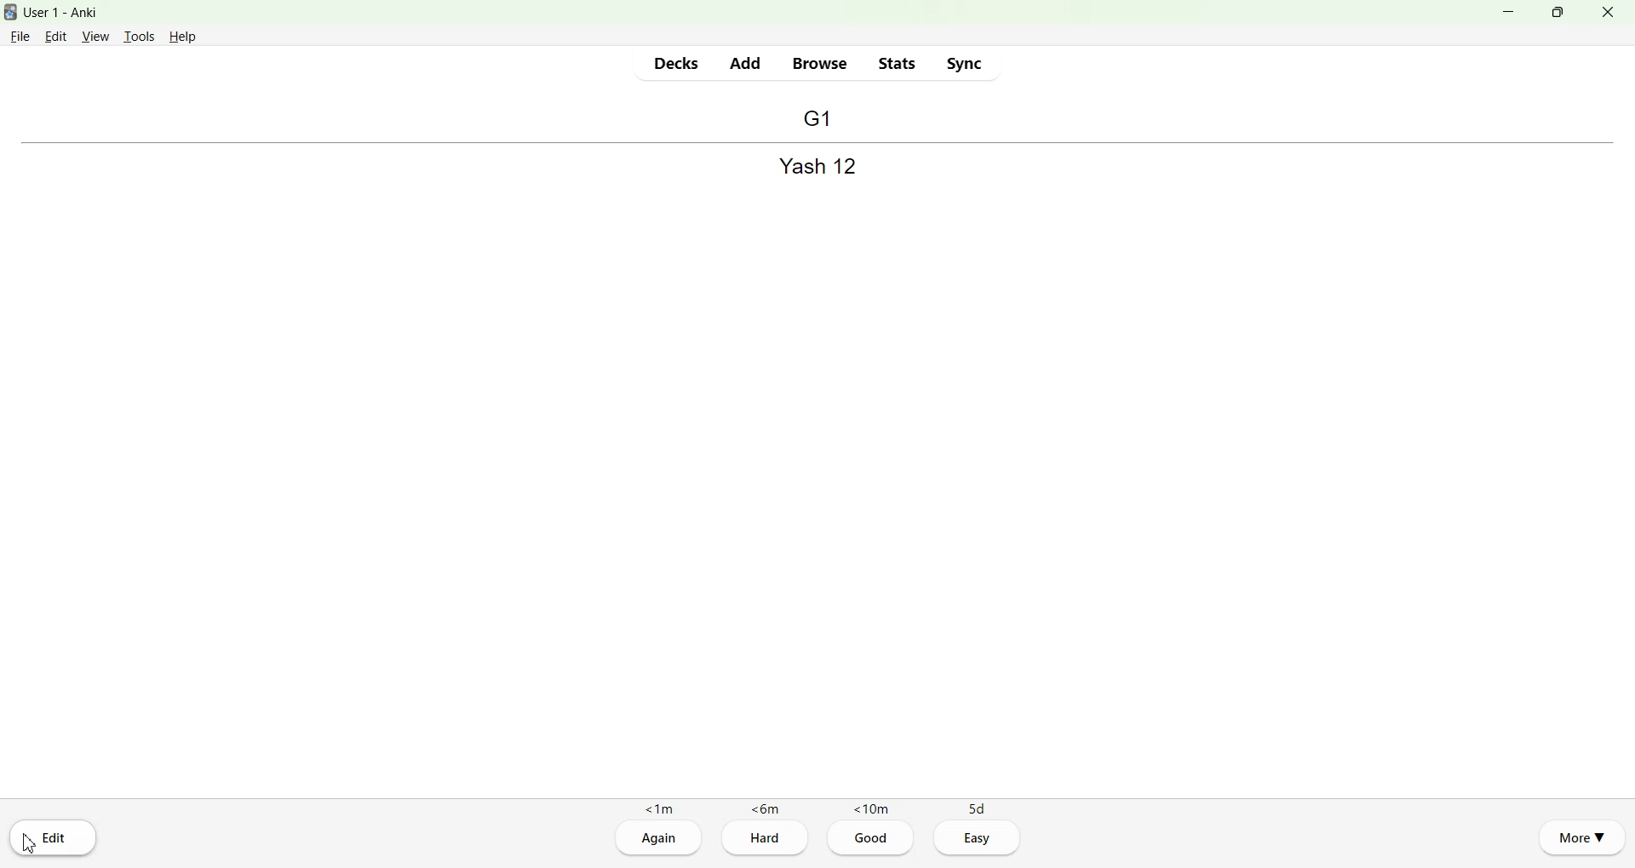 Image resolution: width=1635 pixels, height=868 pixels. I want to click on Stats, so click(895, 63).